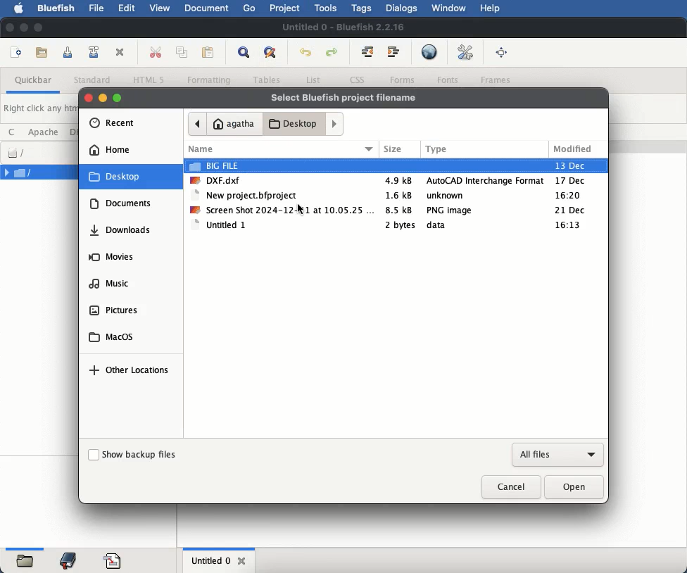  What do you see at coordinates (573, 180) in the screenshot?
I see `17 Dec` at bounding box center [573, 180].